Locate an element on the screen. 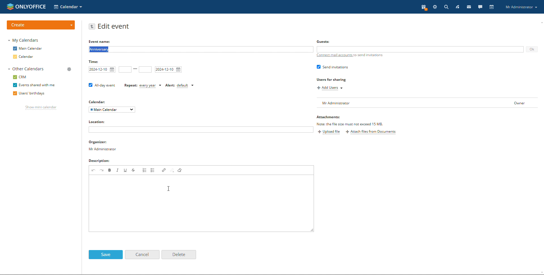 The width and height of the screenshot is (544, 275). show mini calendar is located at coordinates (40, 108).